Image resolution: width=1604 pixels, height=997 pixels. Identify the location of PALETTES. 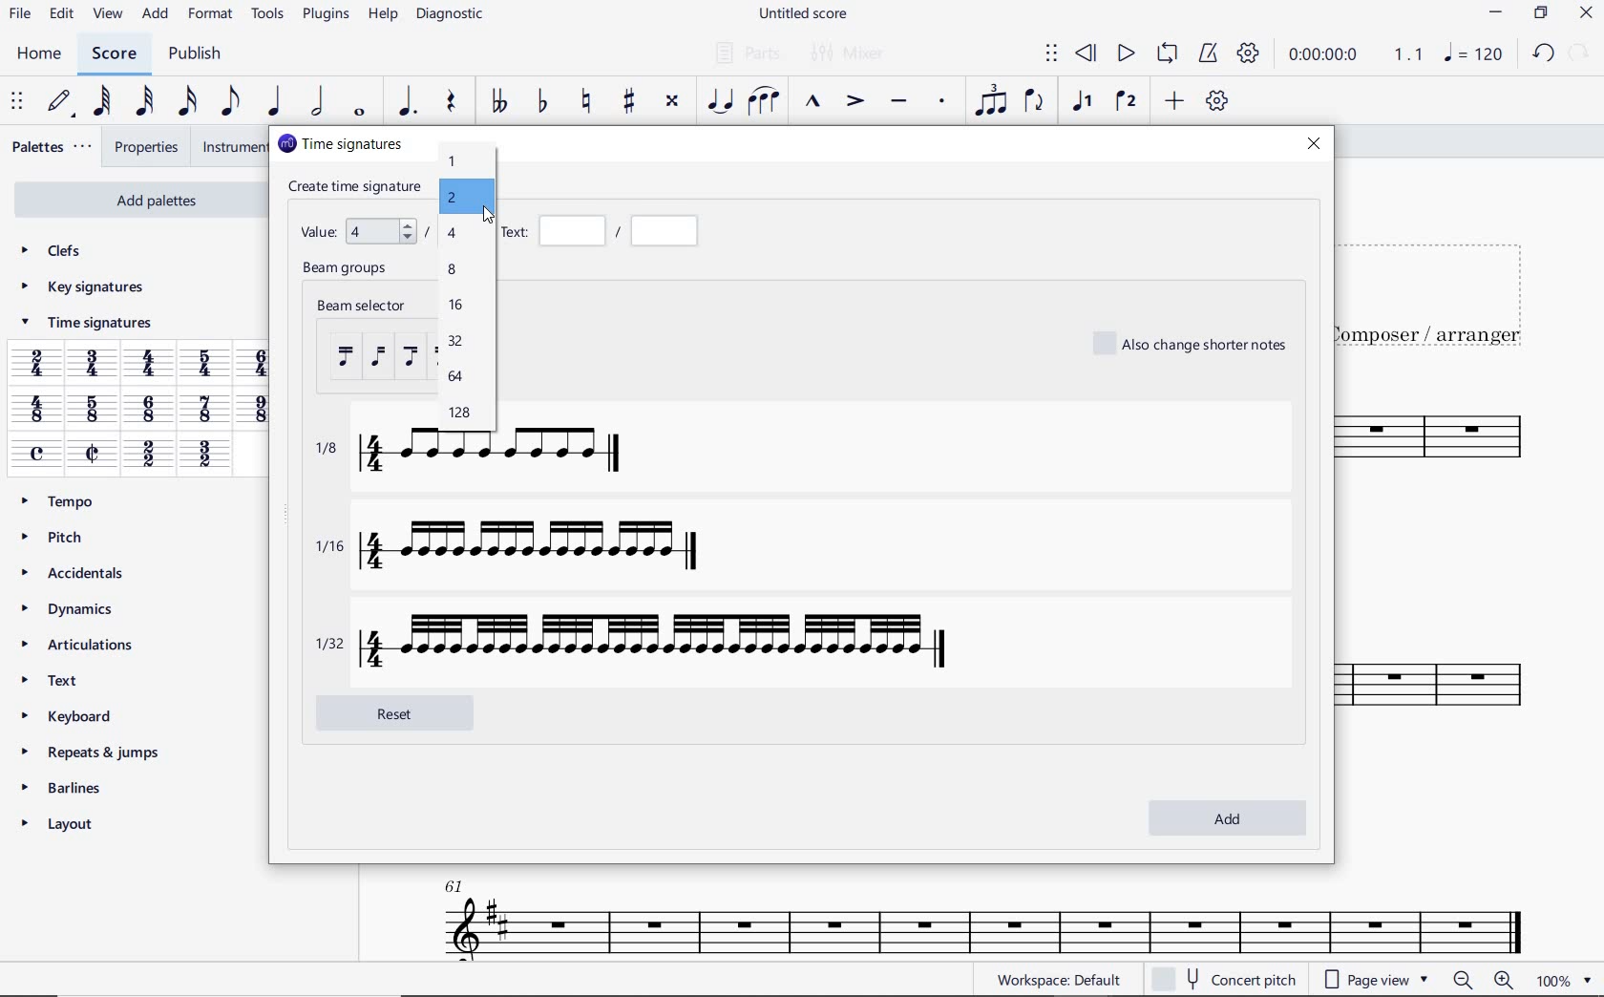
(53, 147).